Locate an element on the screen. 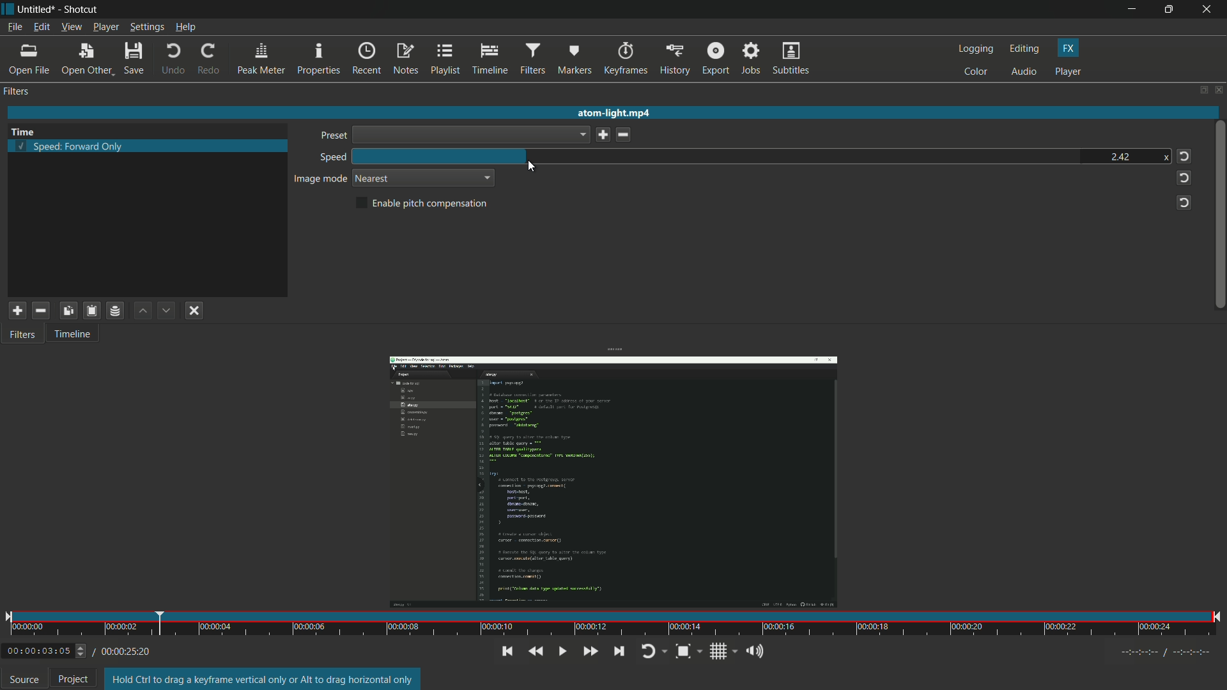 The height and width of the screenshot is (690, 1227). settings menu is located at coordinates (146, 27).